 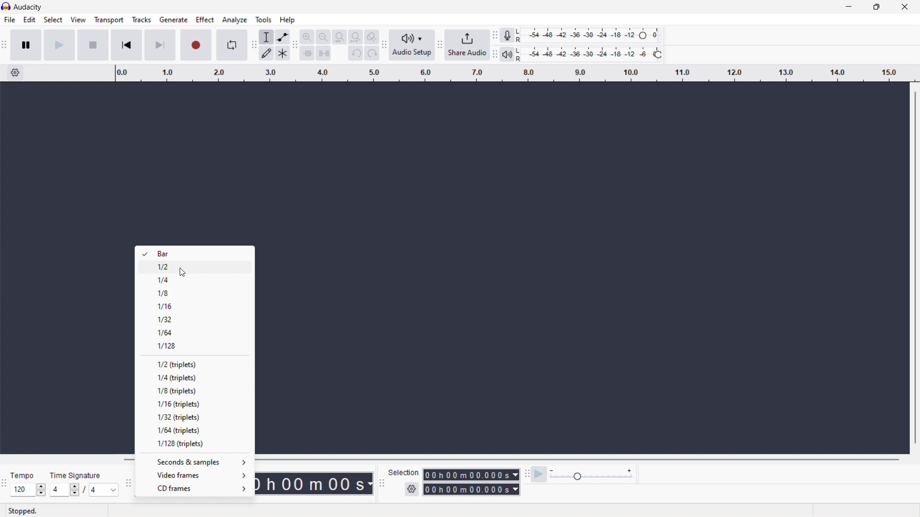 What do you see at coordinates (195, 292) in the screenshot?
I see `1/8` at bounding box center [195, 292].